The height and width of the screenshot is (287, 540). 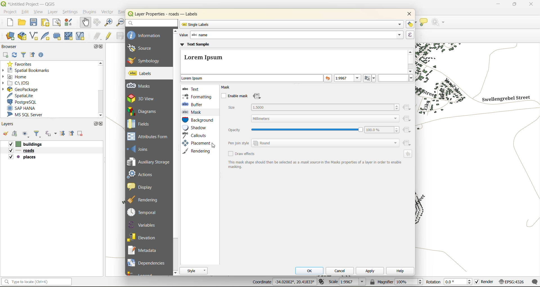 I want to click on show tips, so click(x=424, y=22).